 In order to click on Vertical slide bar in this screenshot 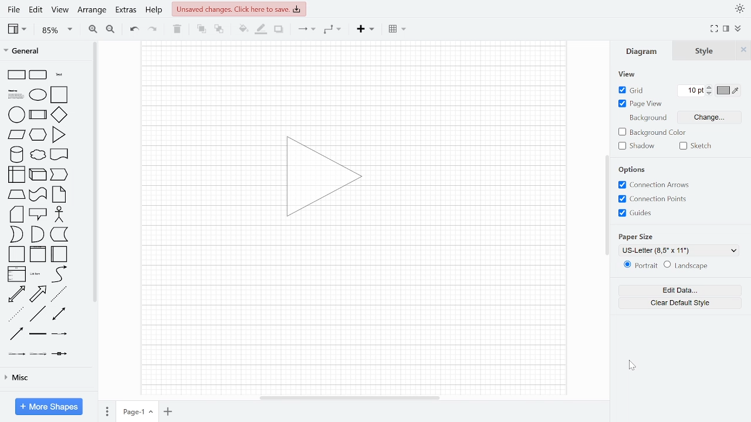, I will do `click(607, 205)`.